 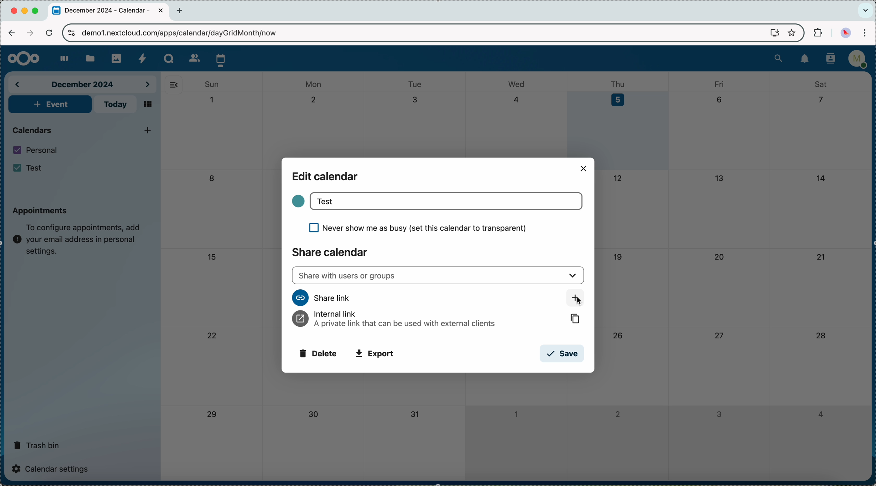 I want to click on 15, so click(x=211, y=257).